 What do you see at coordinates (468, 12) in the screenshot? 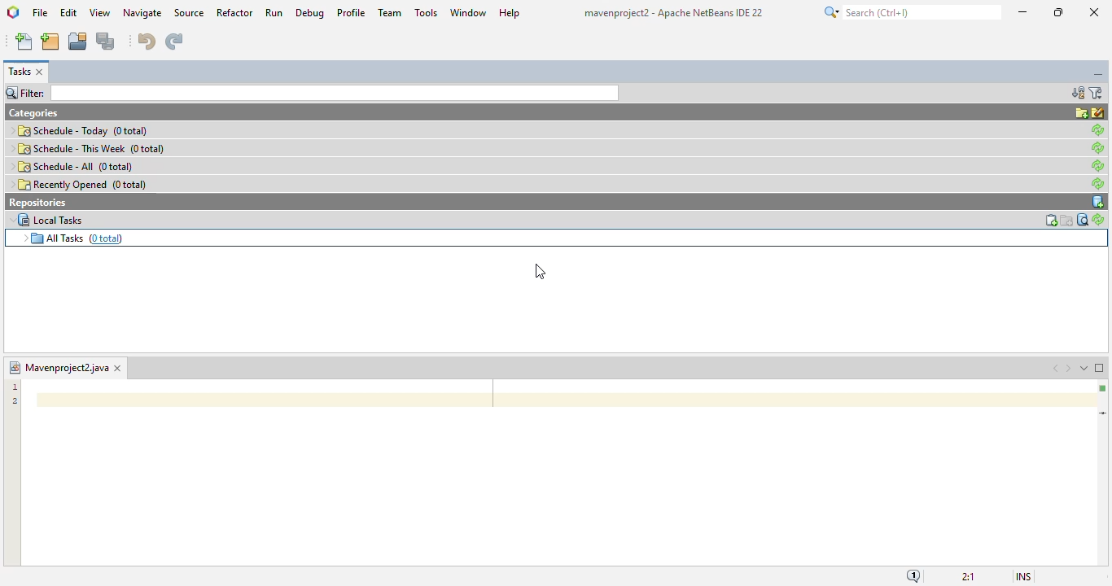
I see `window` at bounding box center [468, 12].